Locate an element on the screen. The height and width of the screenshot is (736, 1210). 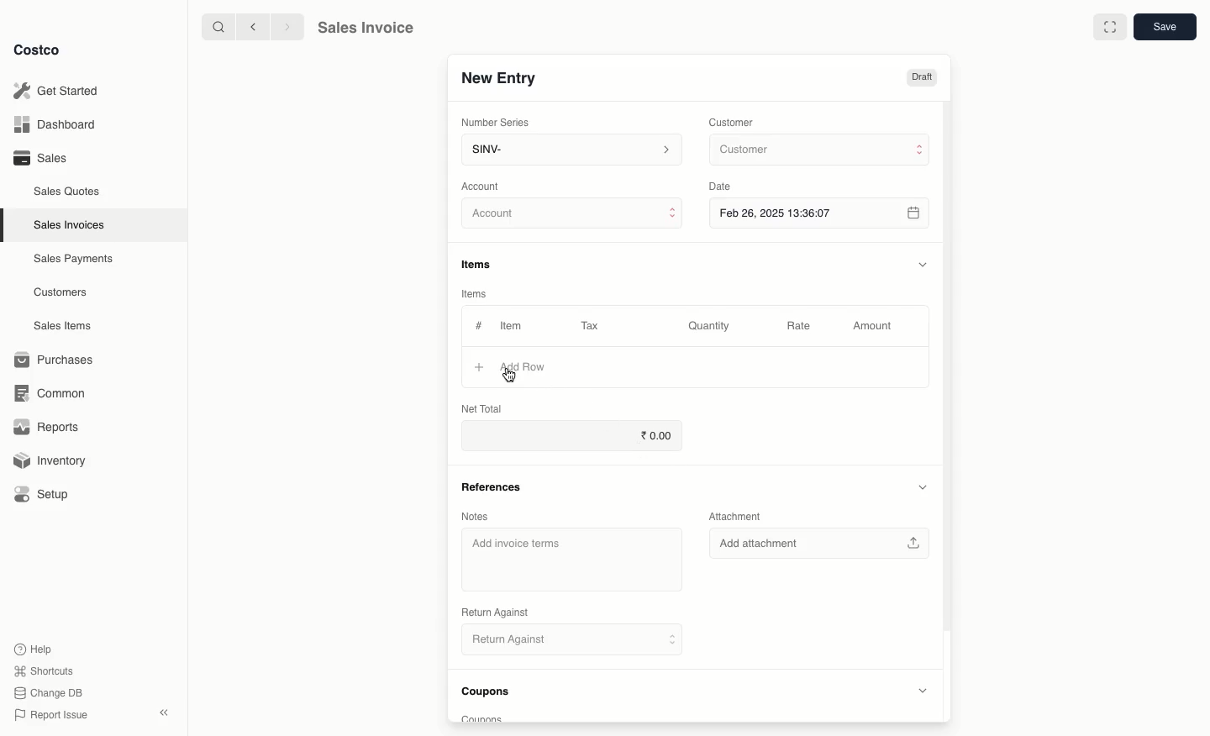
Full width toggle is located at coordinates (1108, 28).